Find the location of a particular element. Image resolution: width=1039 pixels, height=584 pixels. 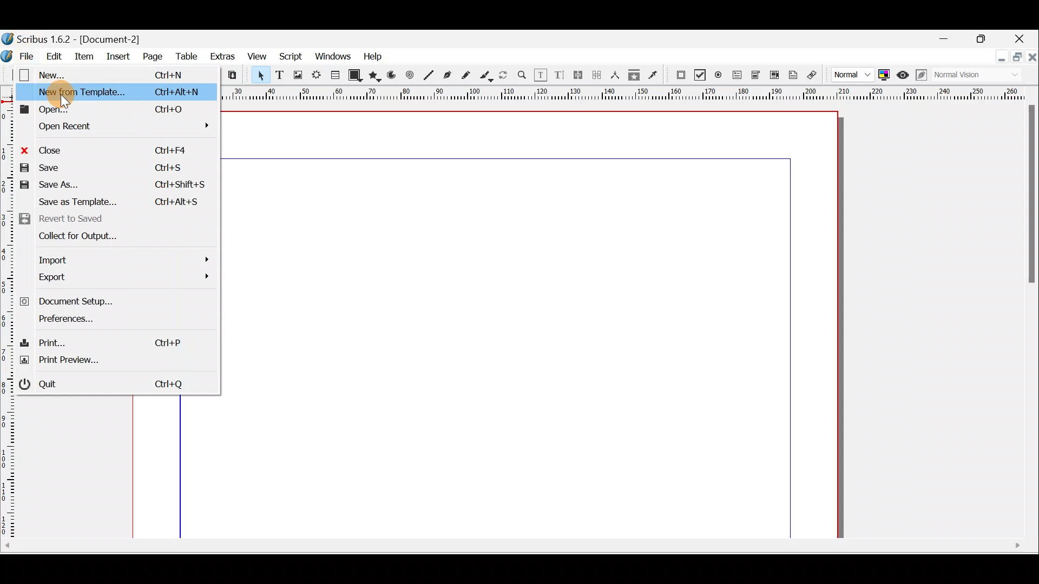

Help is located at coordinates (375, 56).